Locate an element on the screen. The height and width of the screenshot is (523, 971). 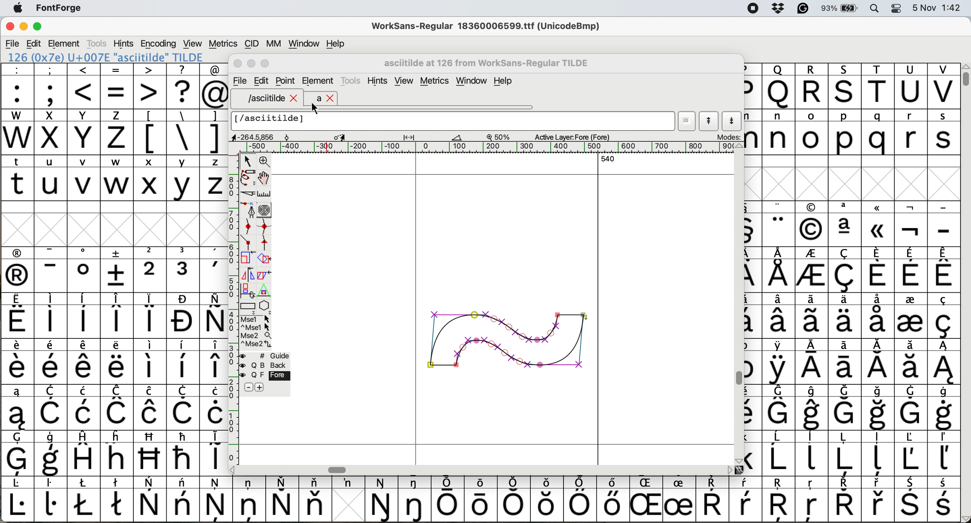
add a curve point is located at coordinates (248, 226).